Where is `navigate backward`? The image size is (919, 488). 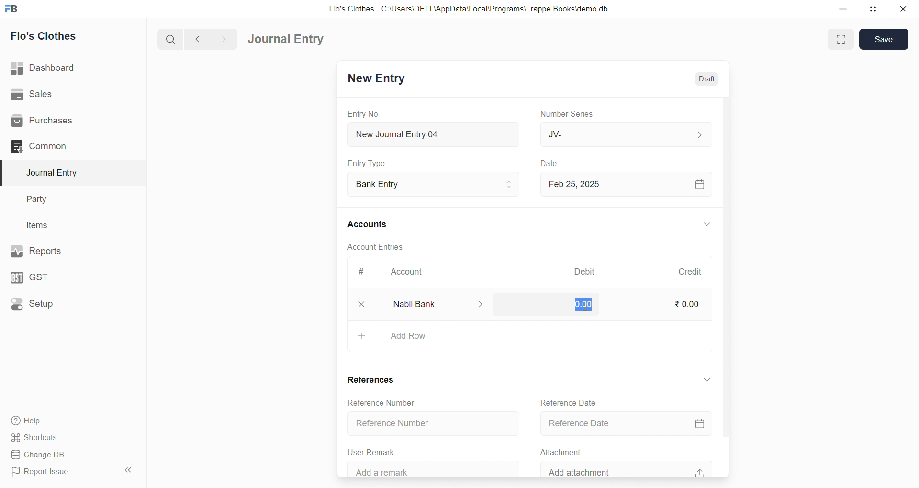
navigate backward is located at coordinates (202, 38).